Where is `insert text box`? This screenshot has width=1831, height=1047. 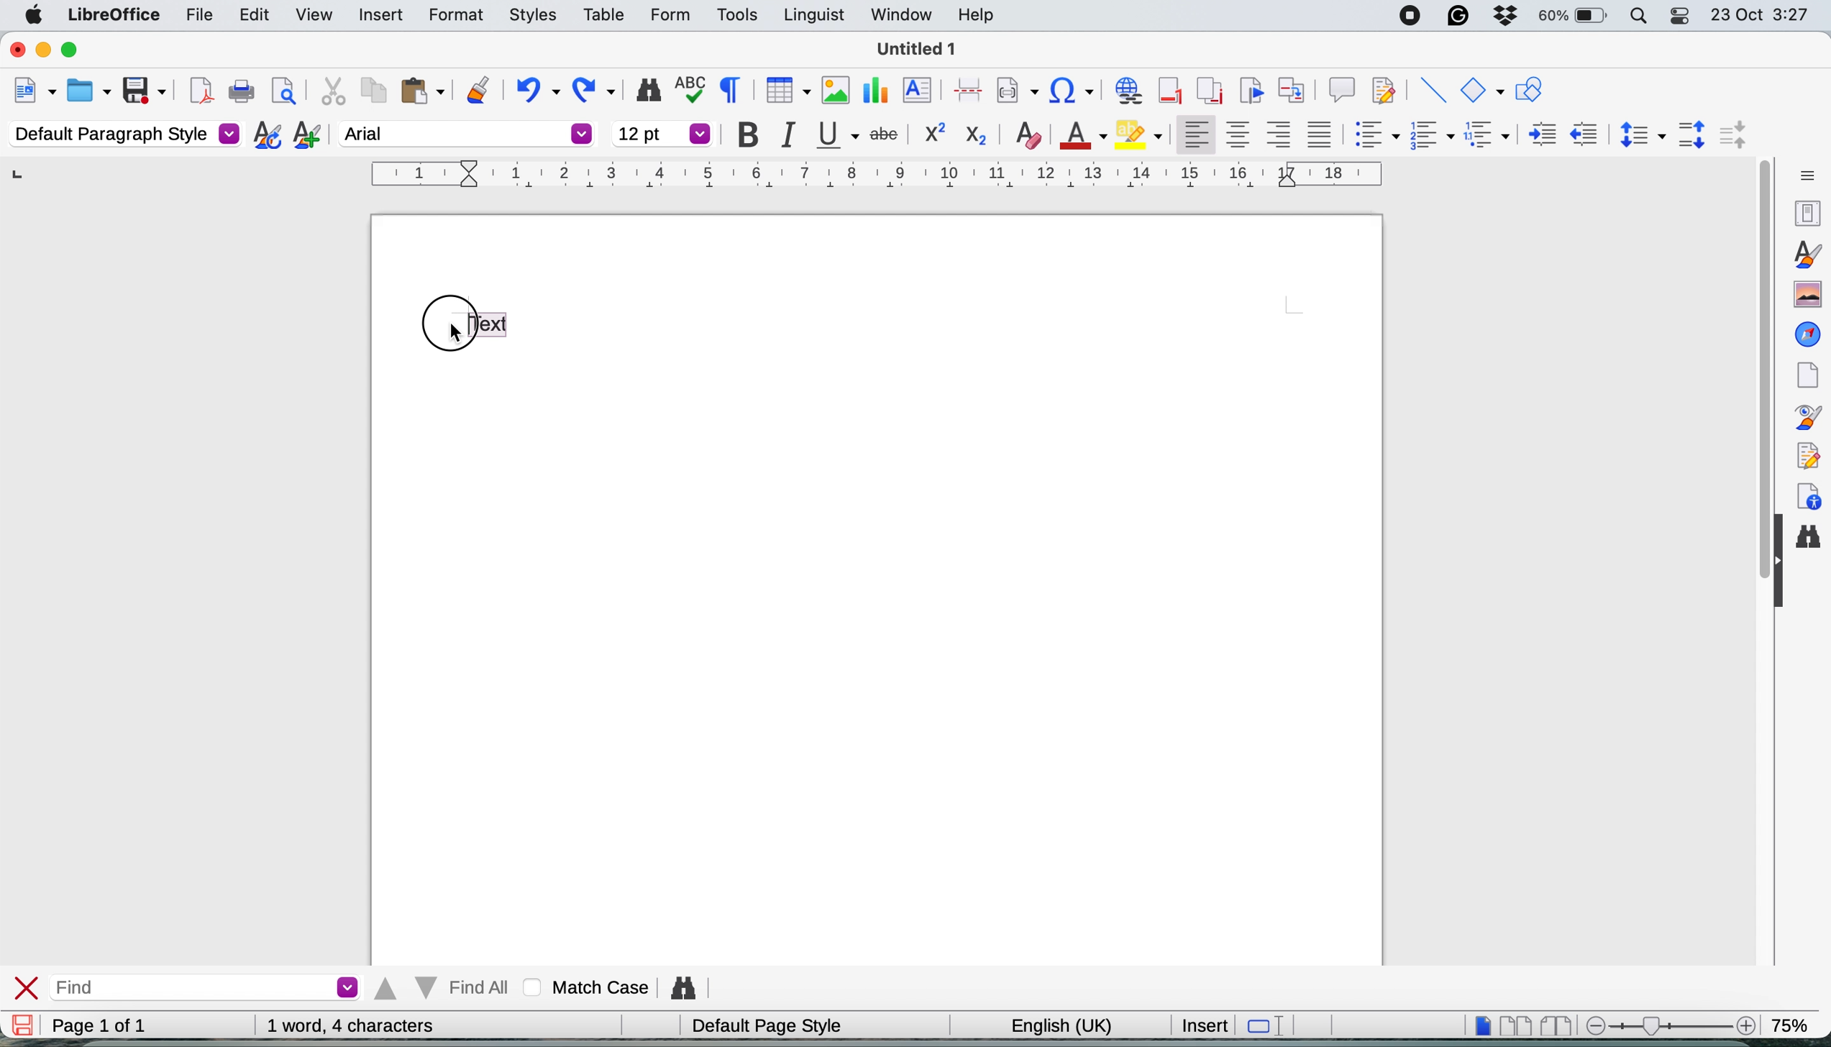 insert text box is located at coordinates (920, 91).